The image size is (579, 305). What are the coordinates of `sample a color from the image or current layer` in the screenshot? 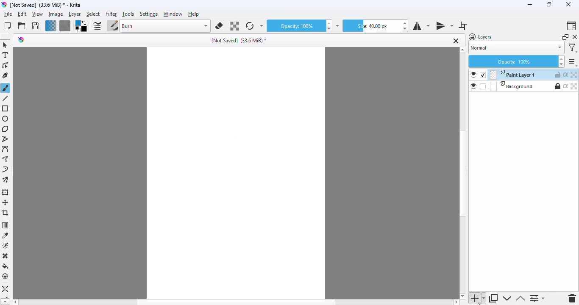 It's located at (6, 235).